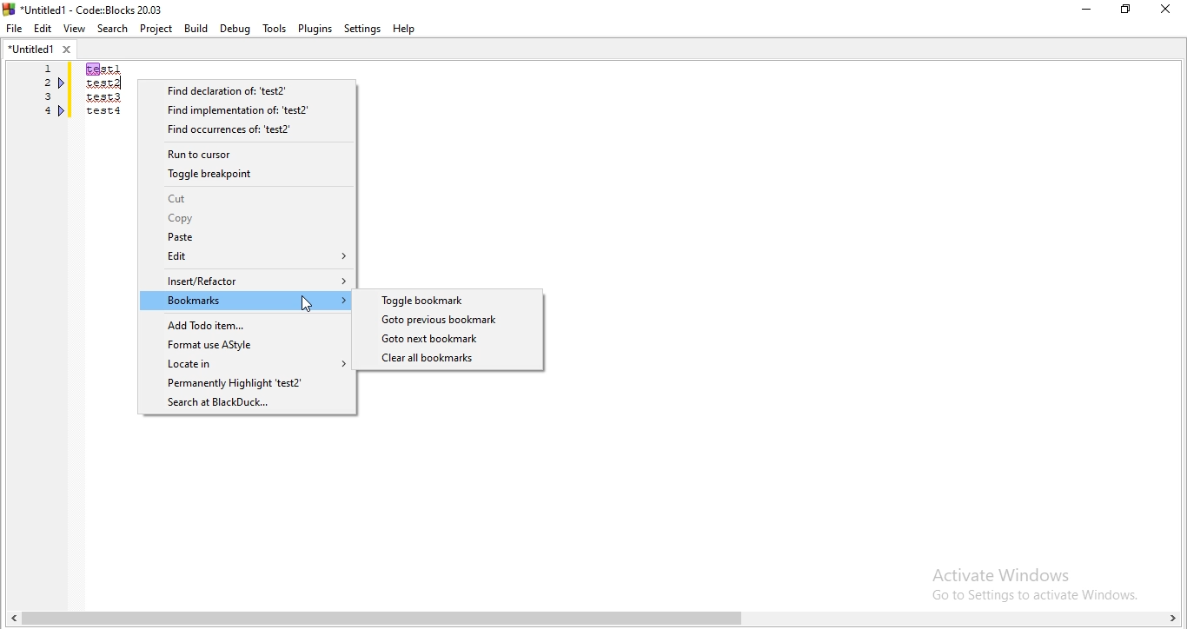  I want to click on Edit, so click(245, 257).